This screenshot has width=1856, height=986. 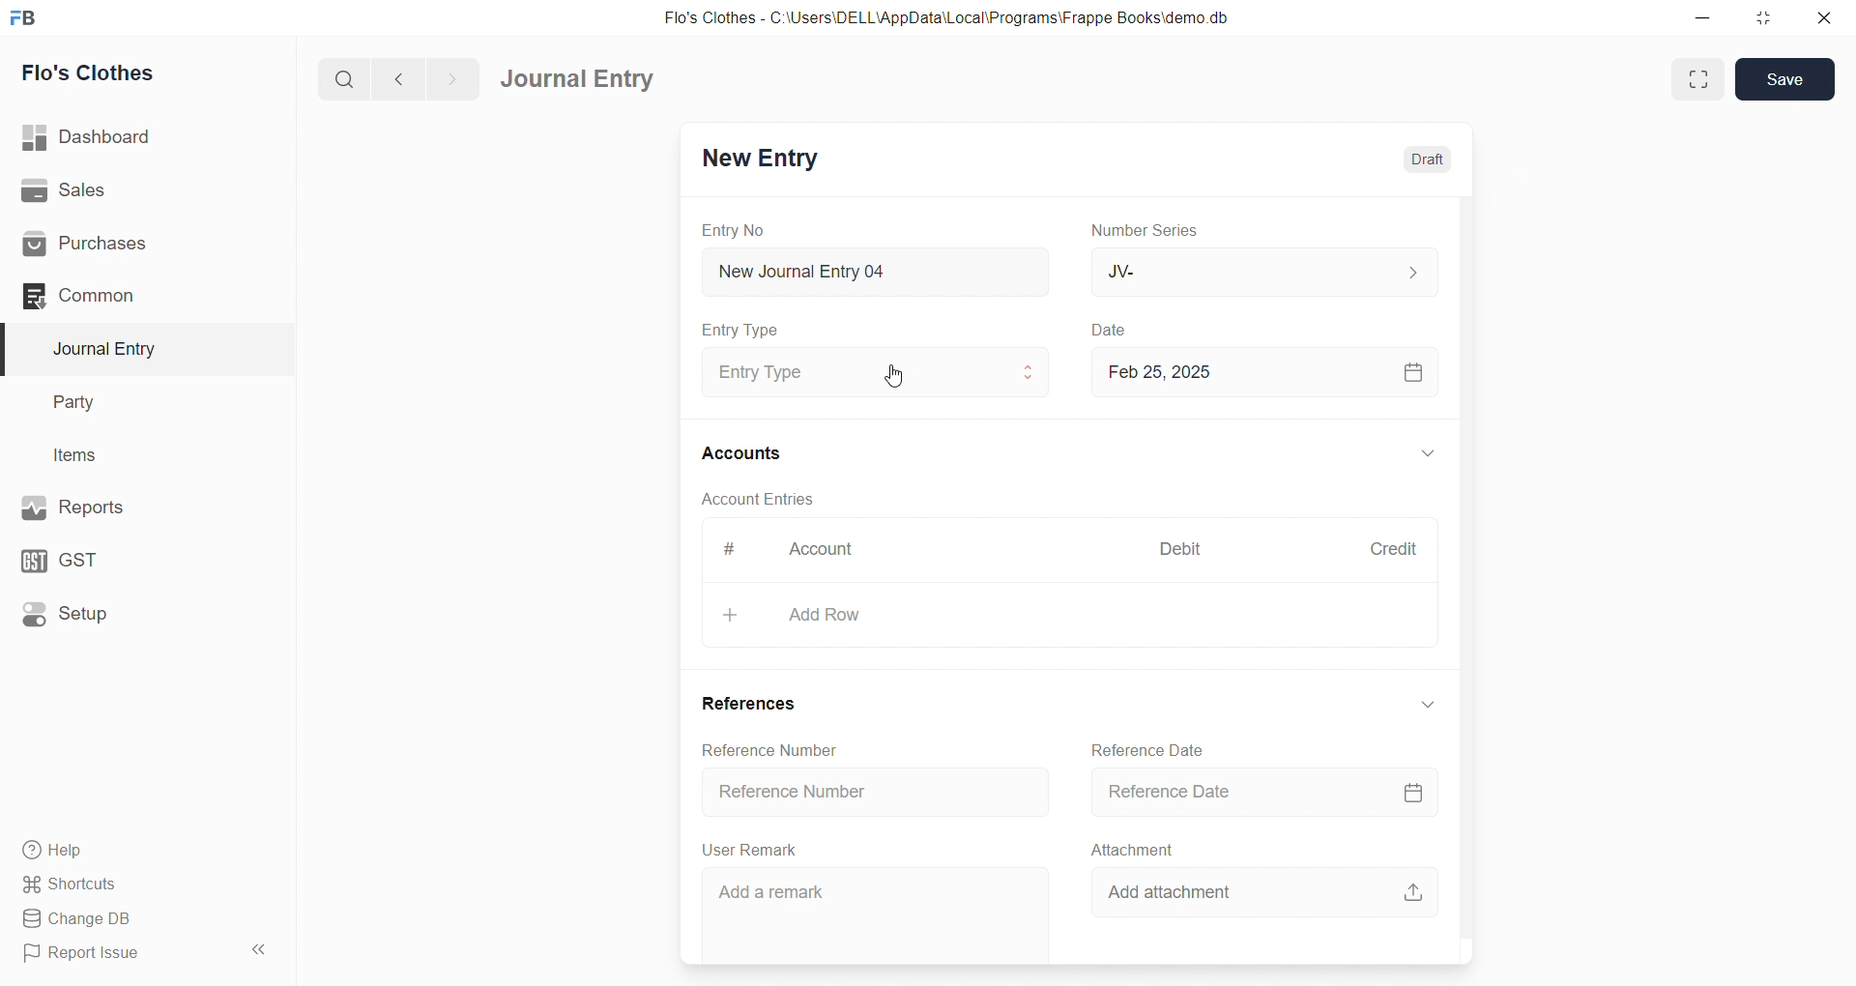 I want to click on Credit, so click(x=1393, y=549).